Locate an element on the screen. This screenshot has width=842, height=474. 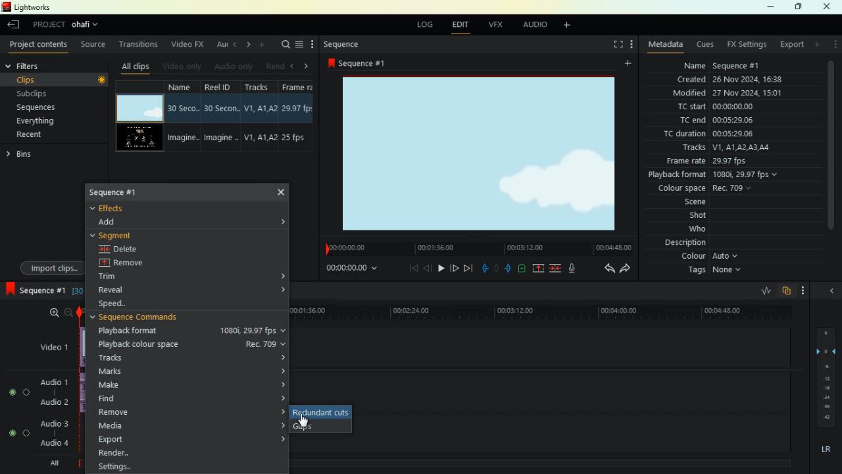
everything is located at coordinates (36, 121).